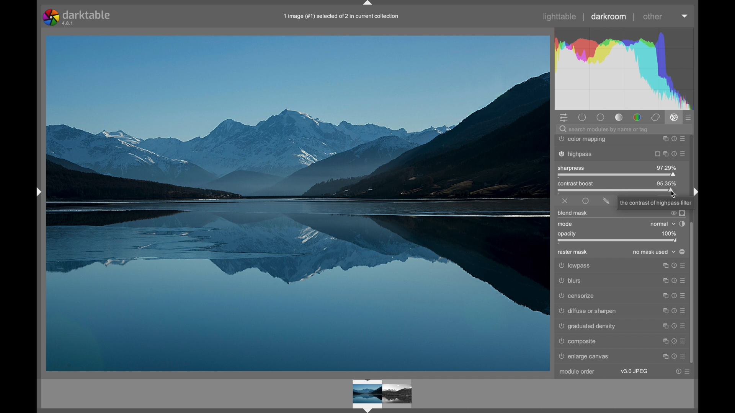 This screenshot has width=735, height=413. I want to click on uniformly, so click(586, 201).